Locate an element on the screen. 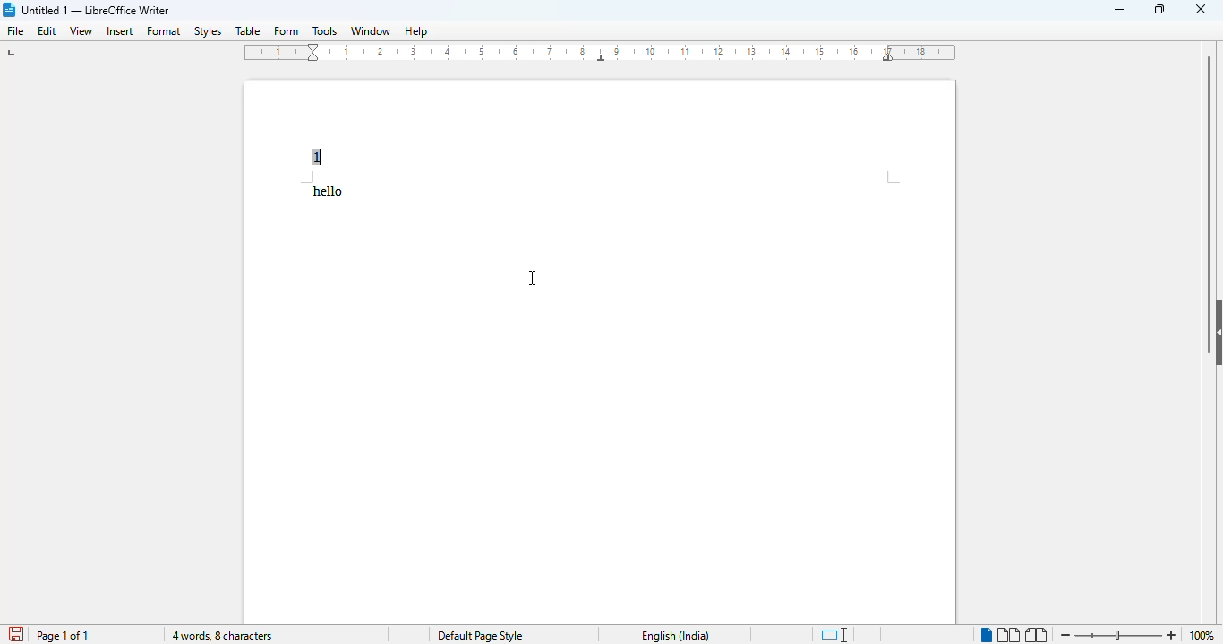 The height and width of the screenshot is (644, 1223). insert is located at coordinates (120, 31).